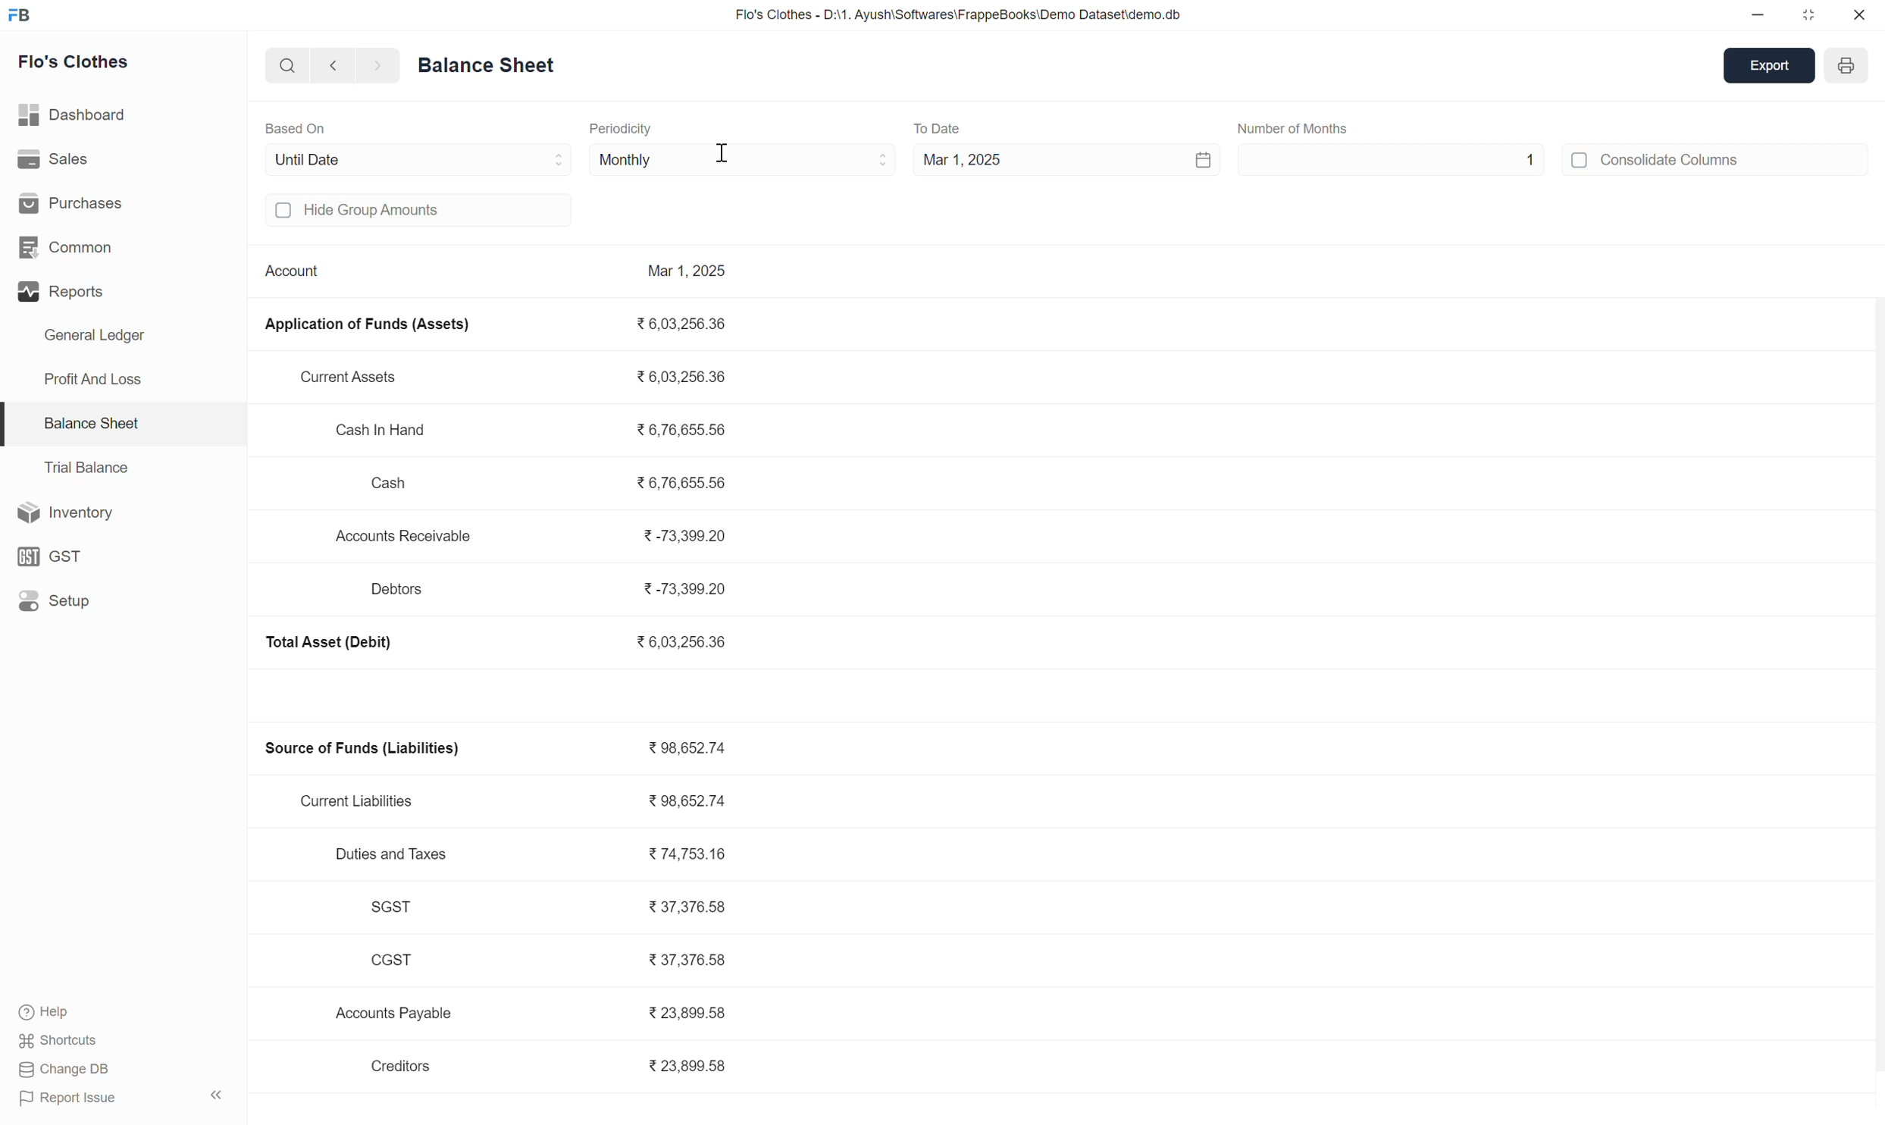 This screenshot has width=1885, height=1125. Describe the element at coordinates (1301, 130) in the screenshot. I see `Number of Months` at that location.